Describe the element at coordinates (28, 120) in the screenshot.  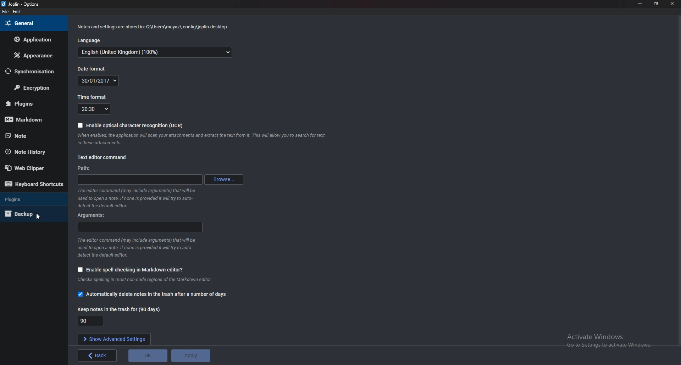
I see `mark down` at that location.